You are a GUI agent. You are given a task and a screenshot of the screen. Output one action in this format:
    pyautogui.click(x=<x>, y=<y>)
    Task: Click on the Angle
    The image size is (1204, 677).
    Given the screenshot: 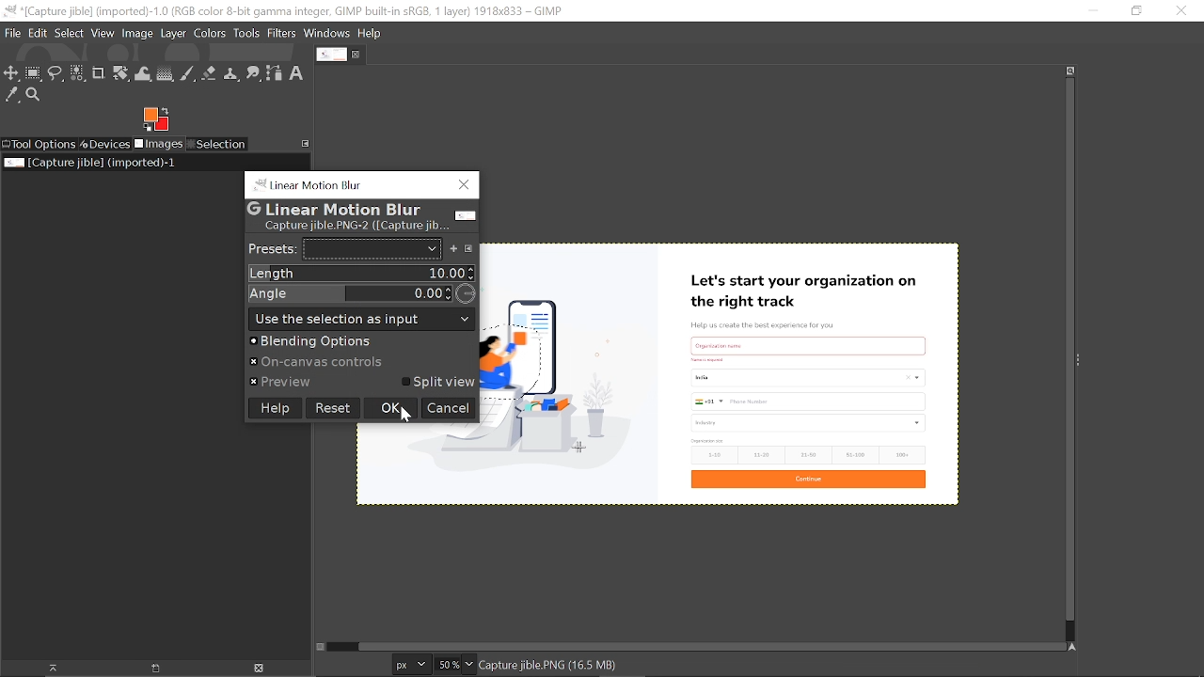 What is the action you would take?
    pyautogui.click(x=359, y=293)
    